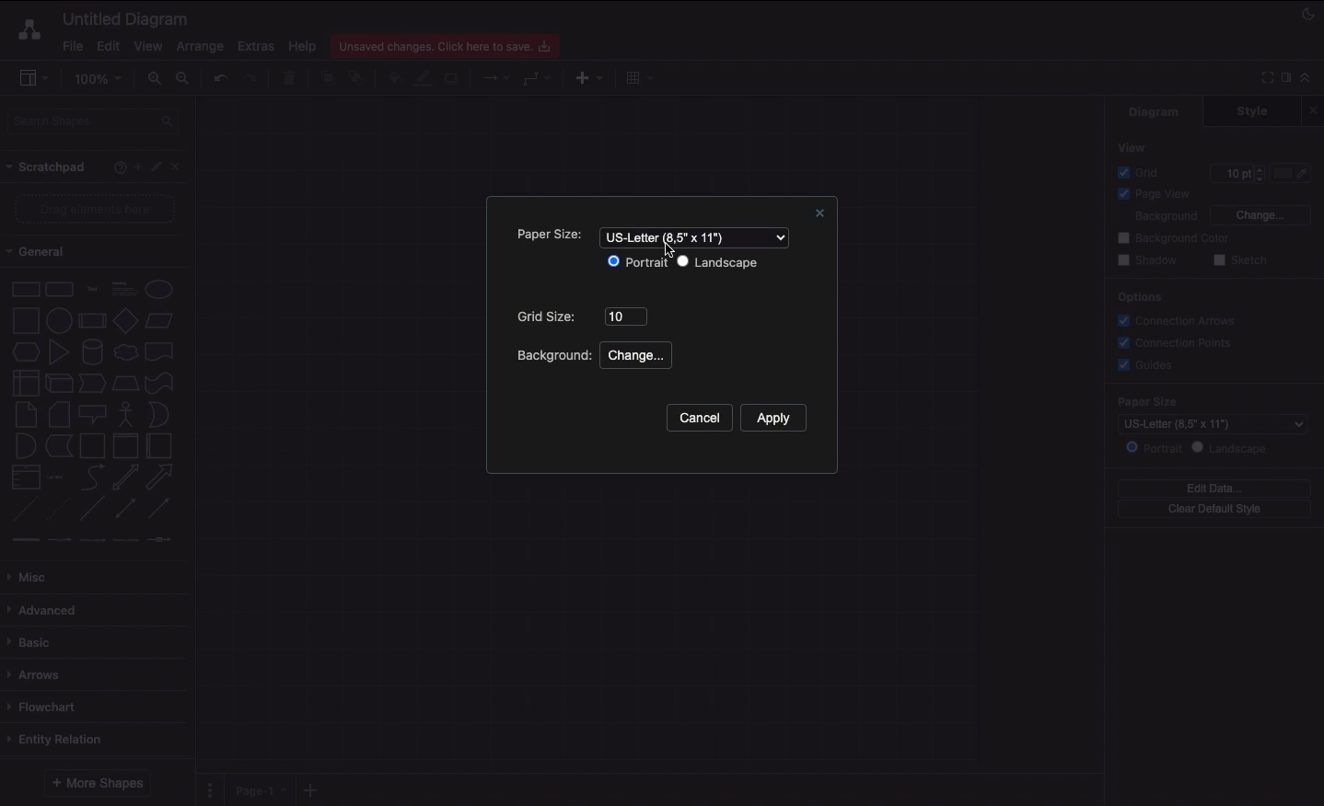  I want to click on Shadow, so click(1147, 259).